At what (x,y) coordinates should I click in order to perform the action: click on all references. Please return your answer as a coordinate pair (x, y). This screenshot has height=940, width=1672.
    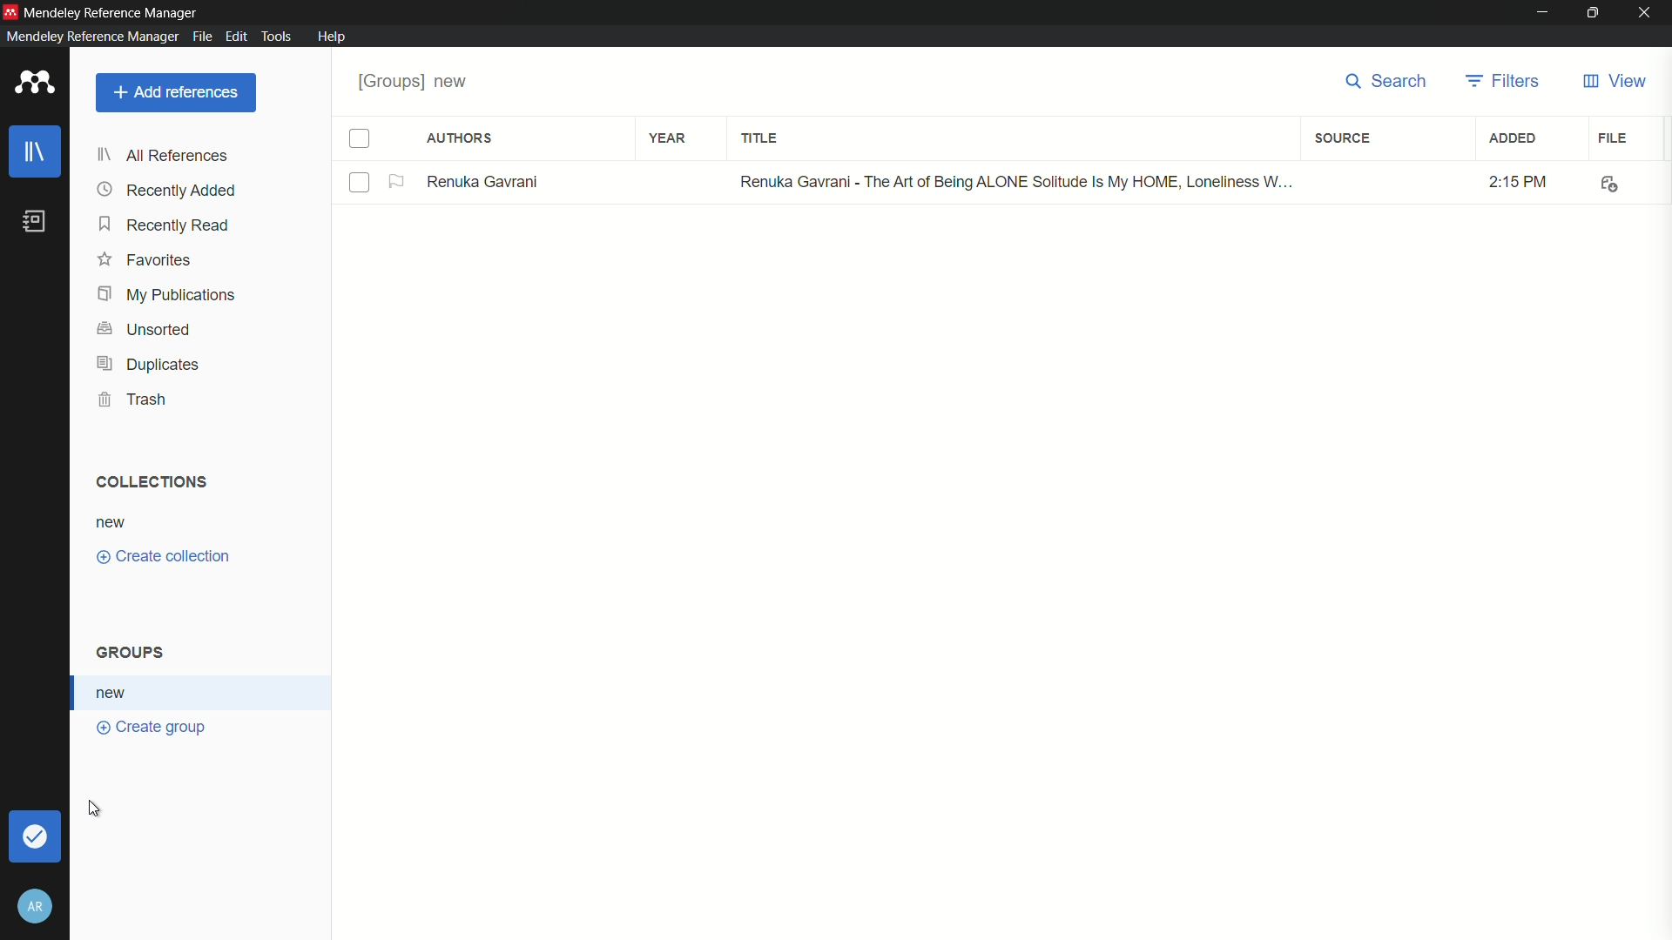
    Looking at the image, I should click on (165, 155).